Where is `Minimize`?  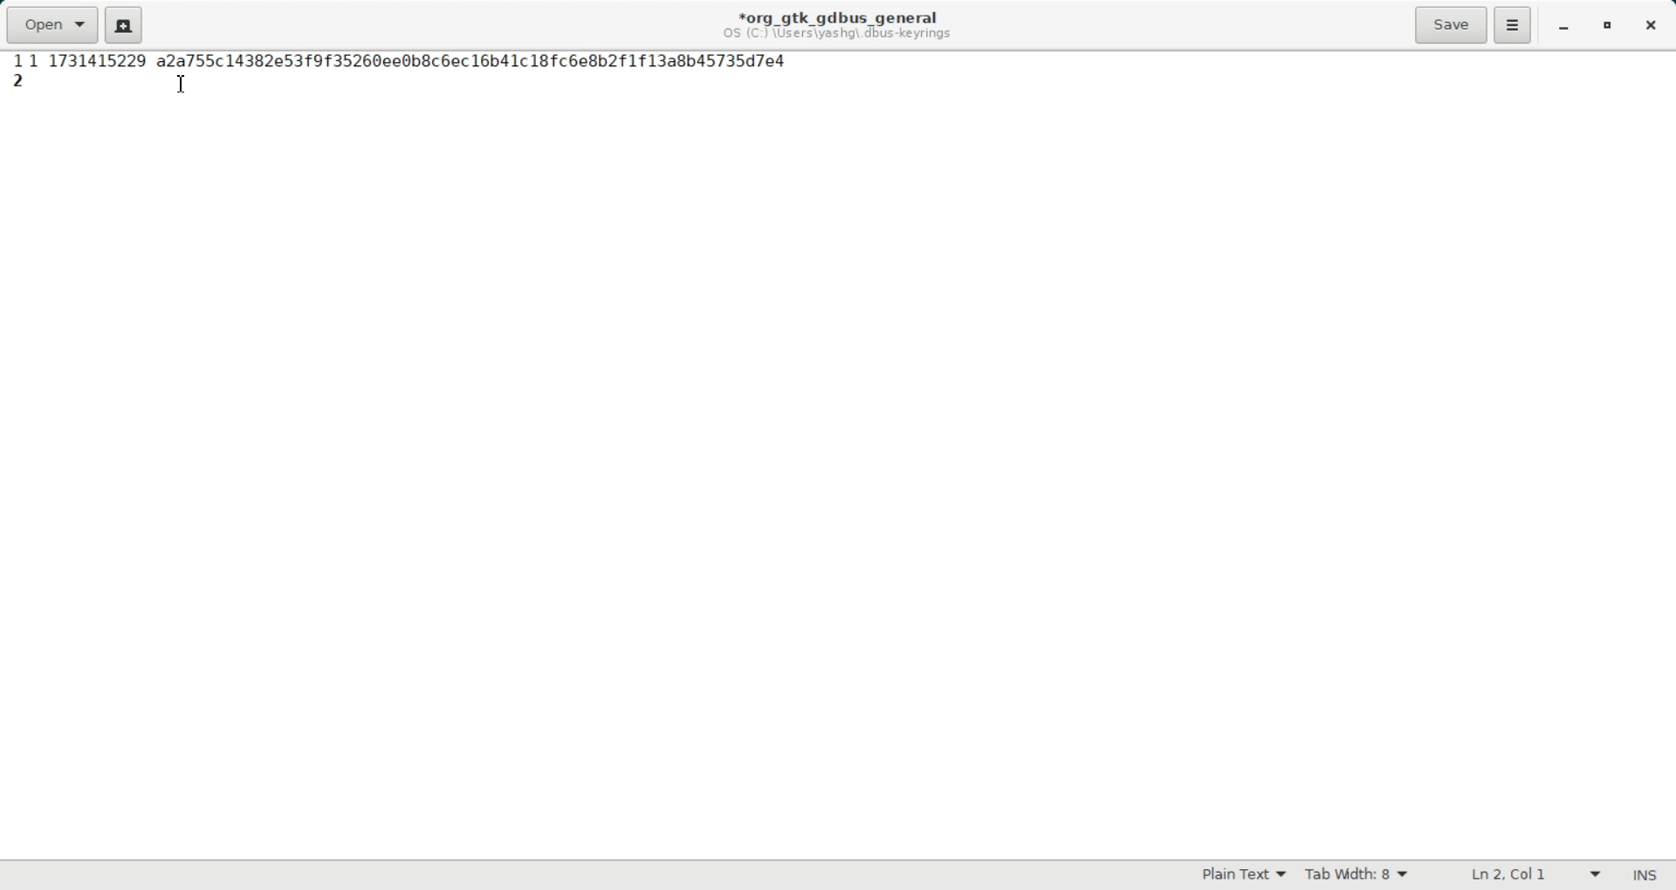 Minimize is located at coordinates (1563, 27).